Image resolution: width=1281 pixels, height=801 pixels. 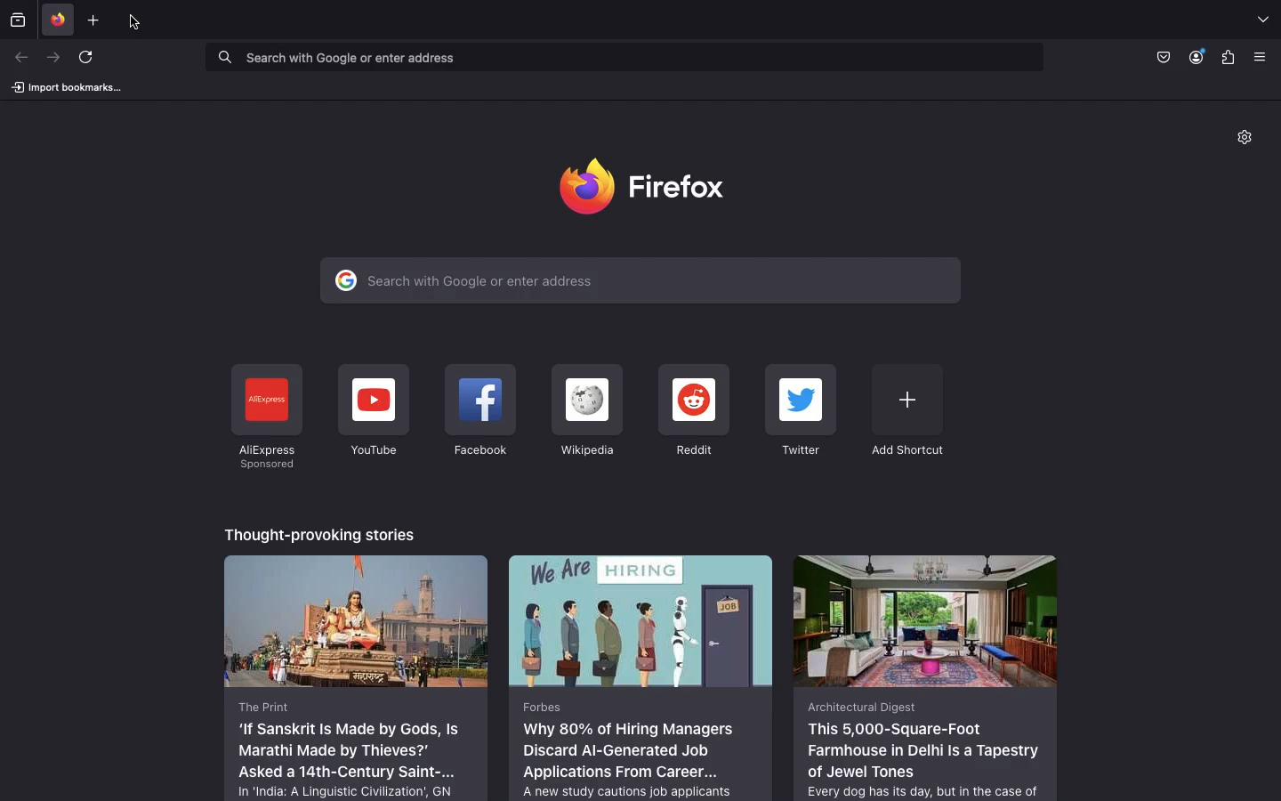 I want to click on Account, so click(x=1198, y=57).